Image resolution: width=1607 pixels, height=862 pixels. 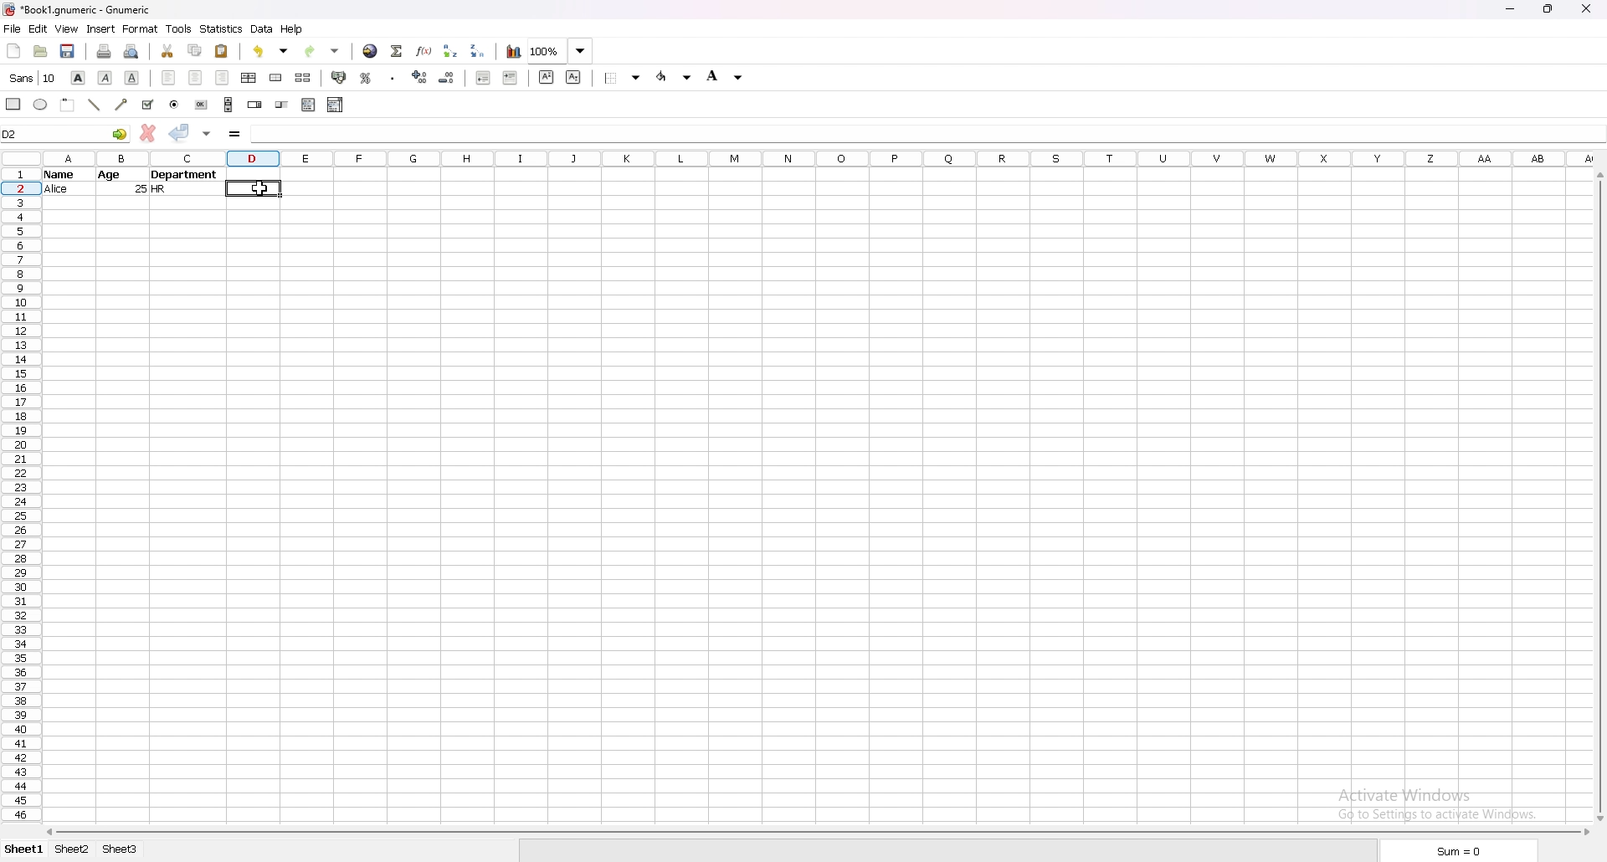 I want to click on accept changes in all cells, so click(x=206, y=134).